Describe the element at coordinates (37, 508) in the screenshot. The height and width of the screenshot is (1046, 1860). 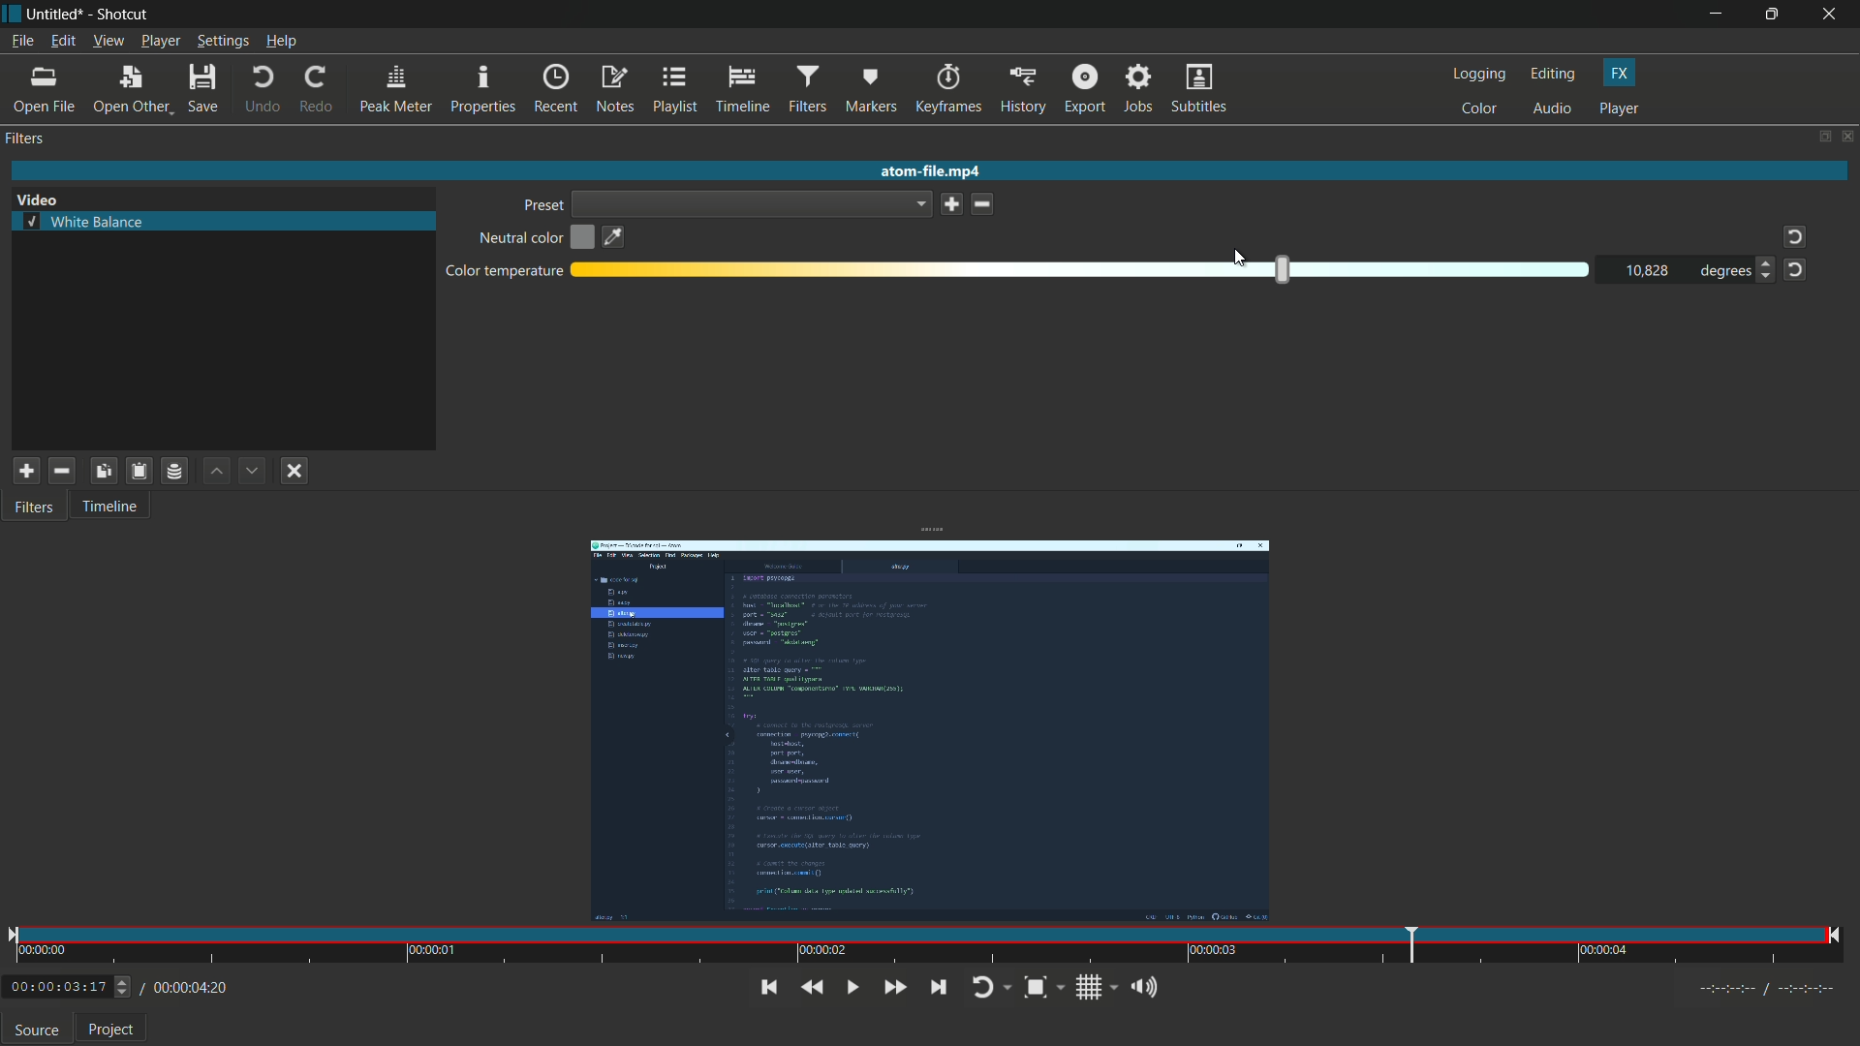
I see `filter tab` at that location.